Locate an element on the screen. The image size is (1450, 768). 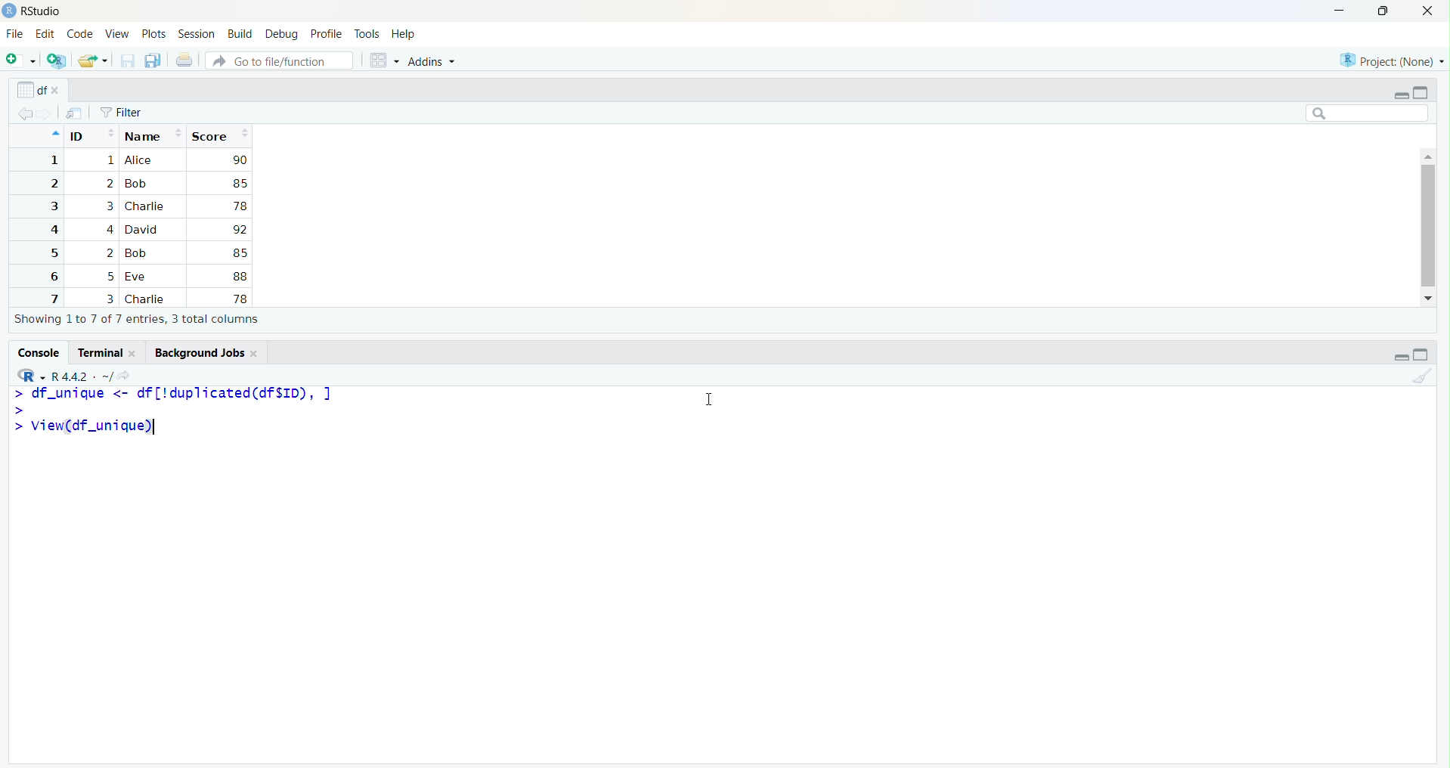
console is located at coordinates (38, 352).